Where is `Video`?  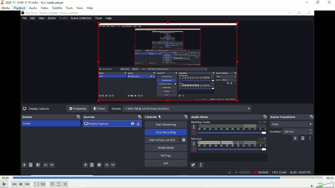
Video is located at coordinates (44, 8).